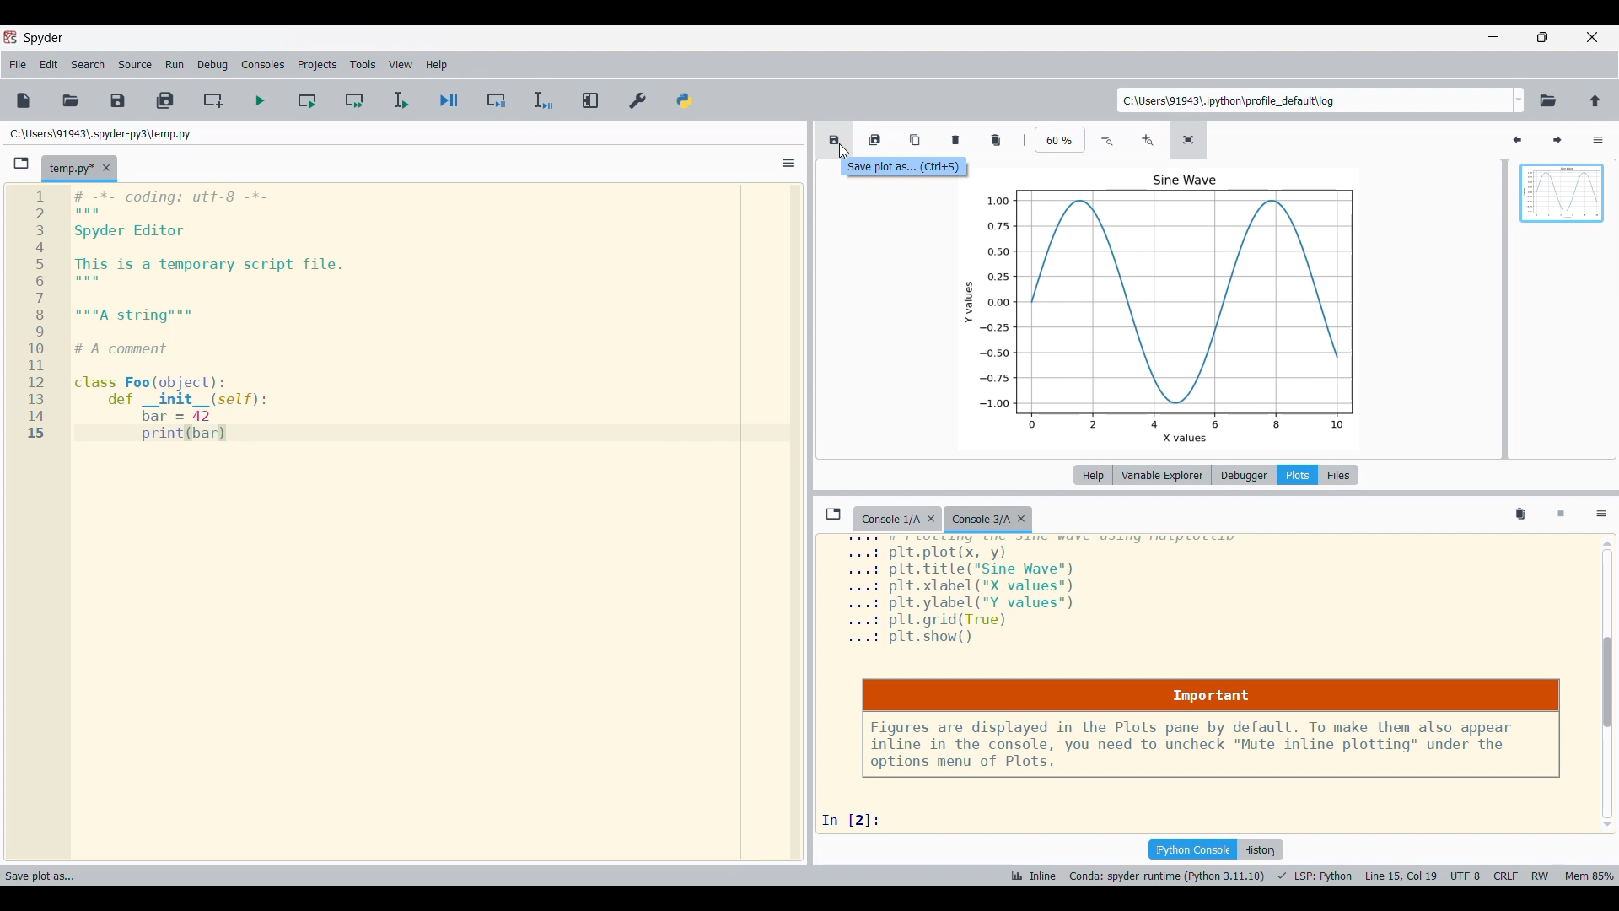 This screenshot has width=1619, height=911. I want to click on Current tab, so click(71, 169).